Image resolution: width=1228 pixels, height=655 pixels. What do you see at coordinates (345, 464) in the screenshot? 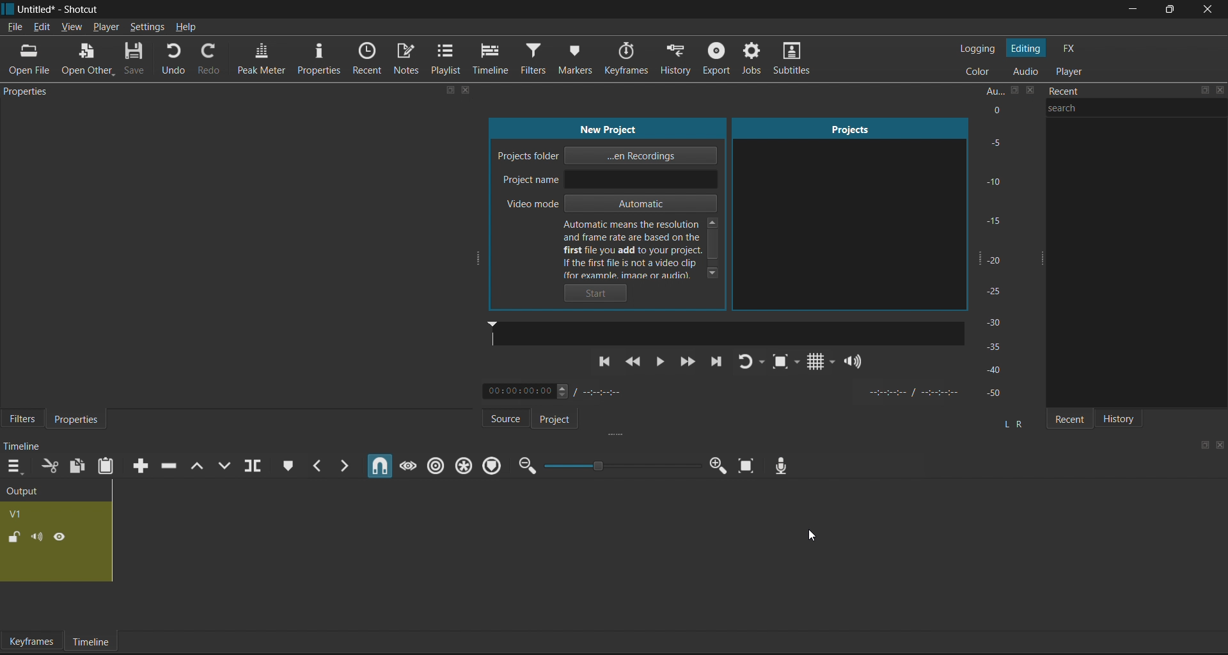
I see `Next marker` at bounding box center [345, 464].